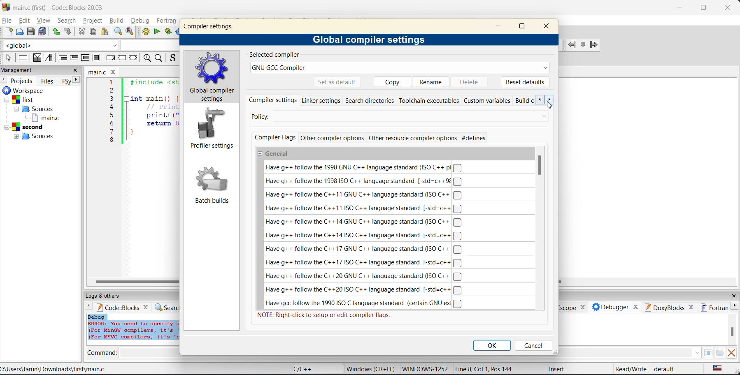 Image resolution: width=740 pixels, height=375 pixels. I want to click on C/C++, so click(307, 368).